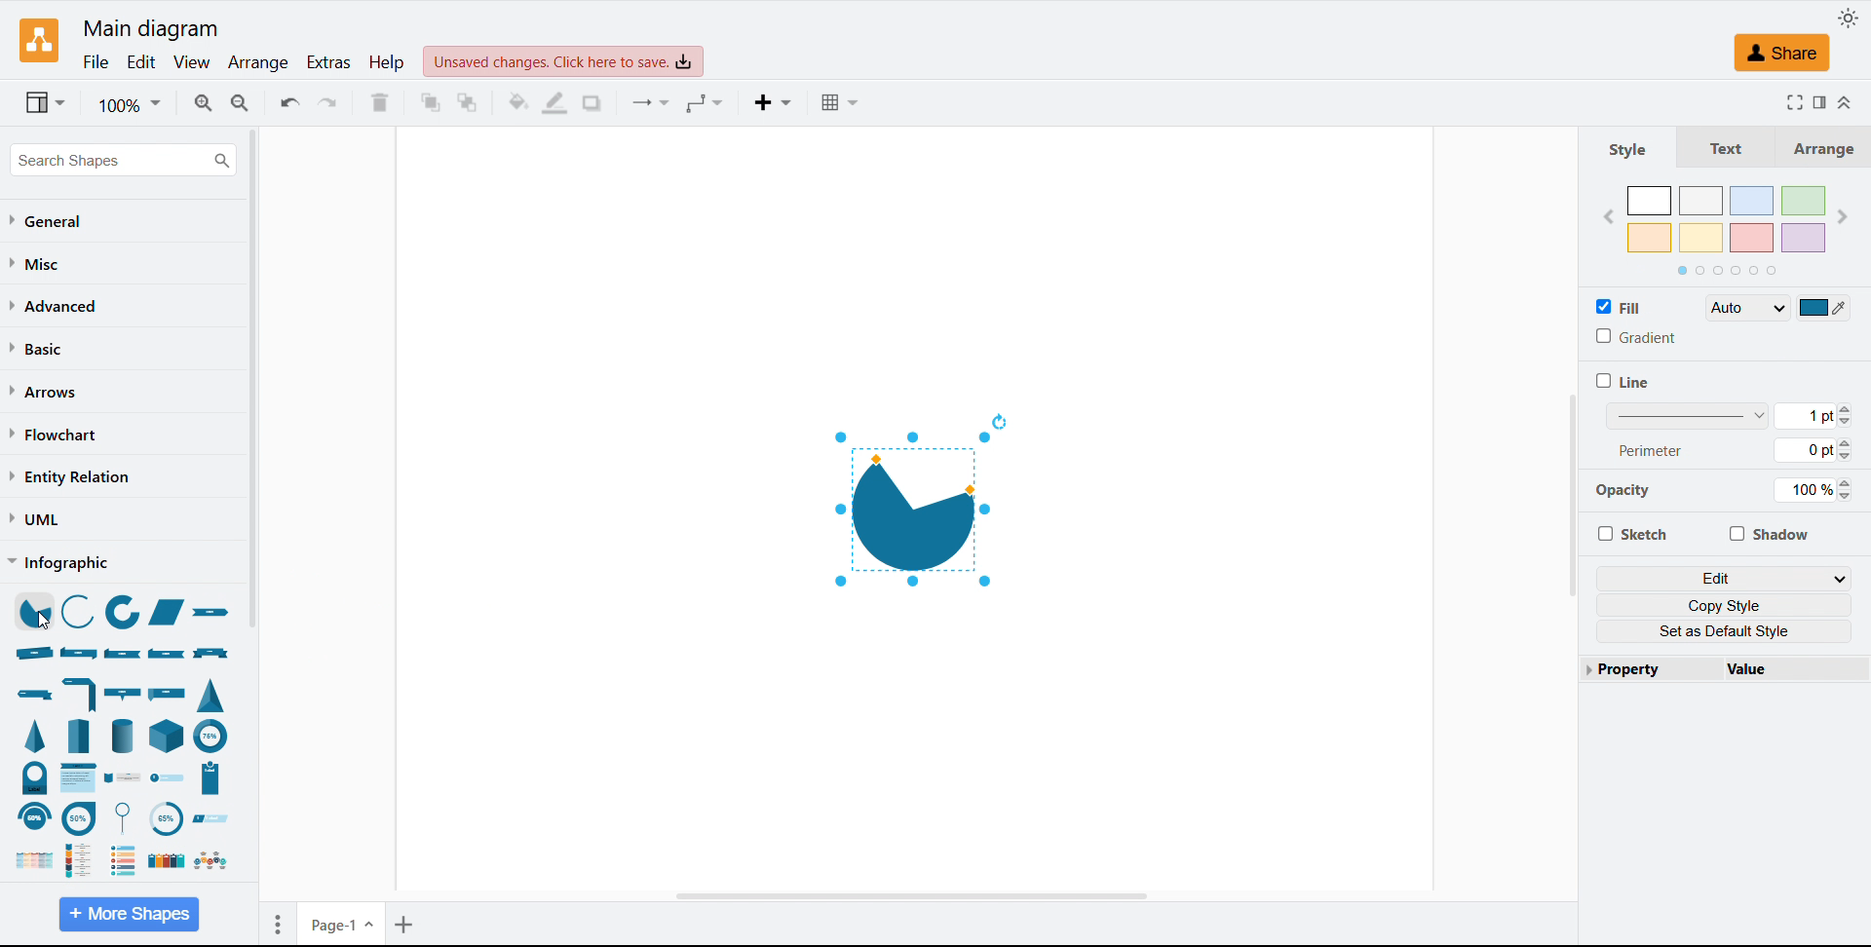 The width and height of the screenshot is (1871, 947). What do you see at coordinates (169, 613) in the screenshot?
I see `trapezoid` at bounding box center [169, 613].